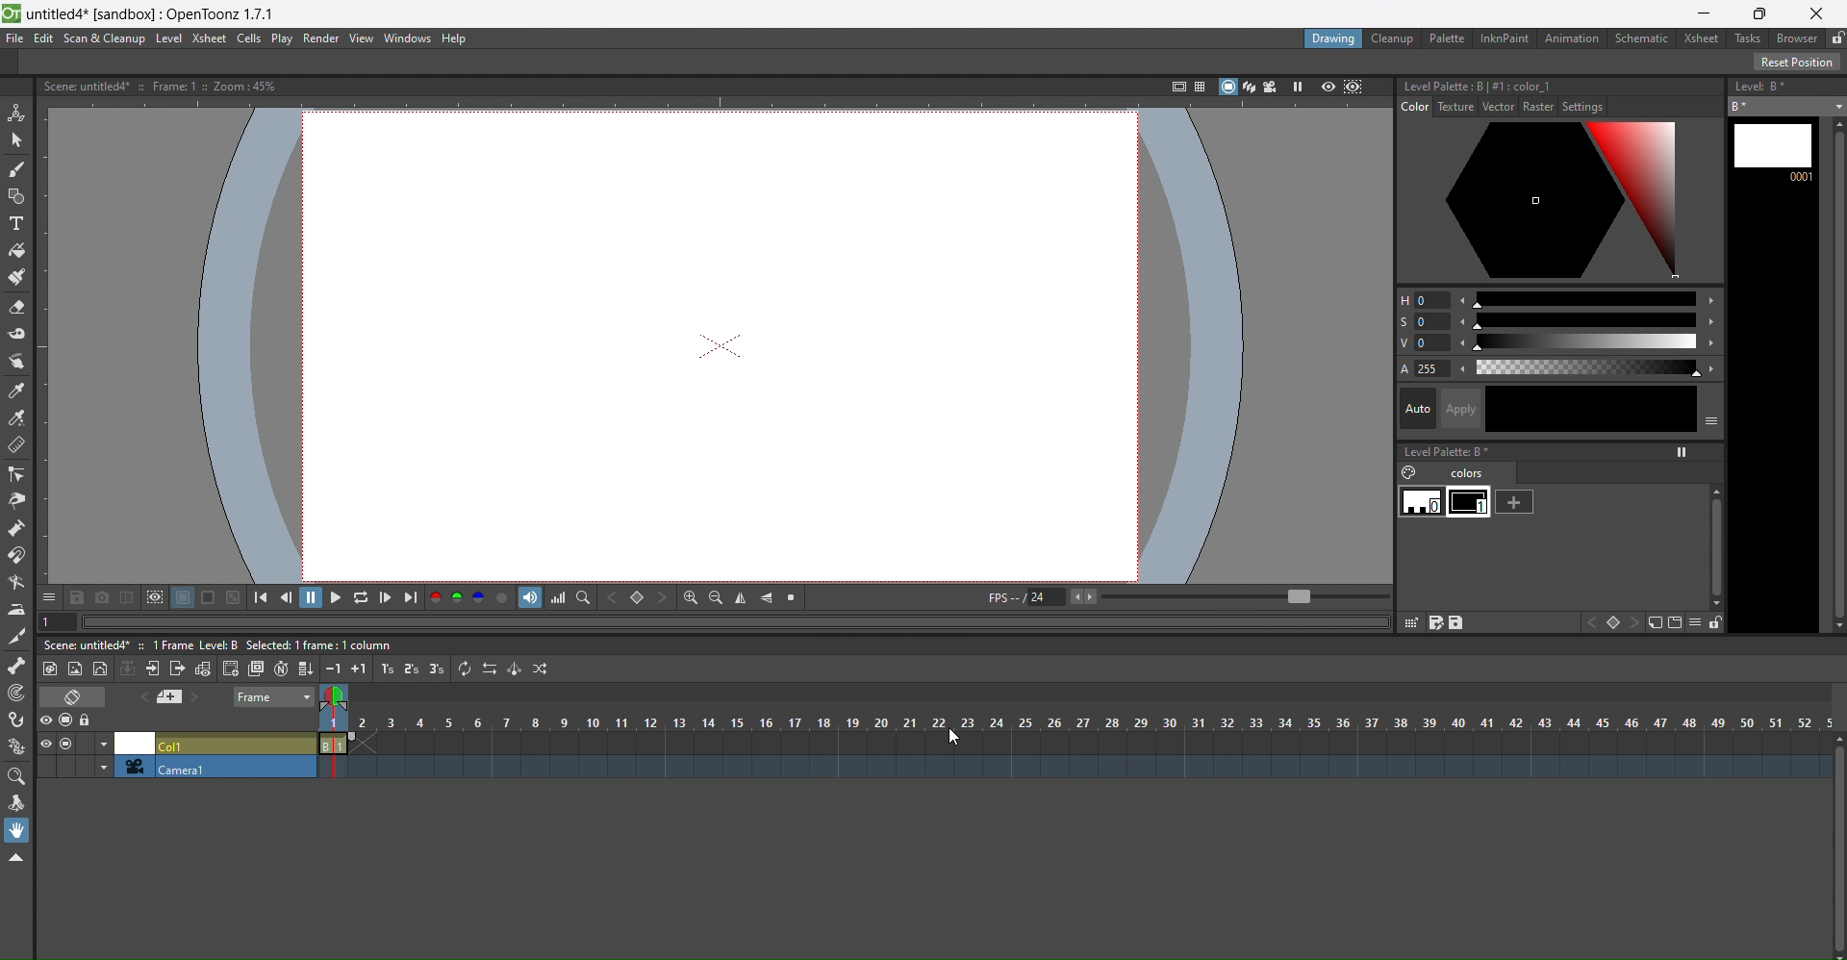  Describe the element at coordinates (530, 597) in the screenshot. I see `soundtrack` at that location.